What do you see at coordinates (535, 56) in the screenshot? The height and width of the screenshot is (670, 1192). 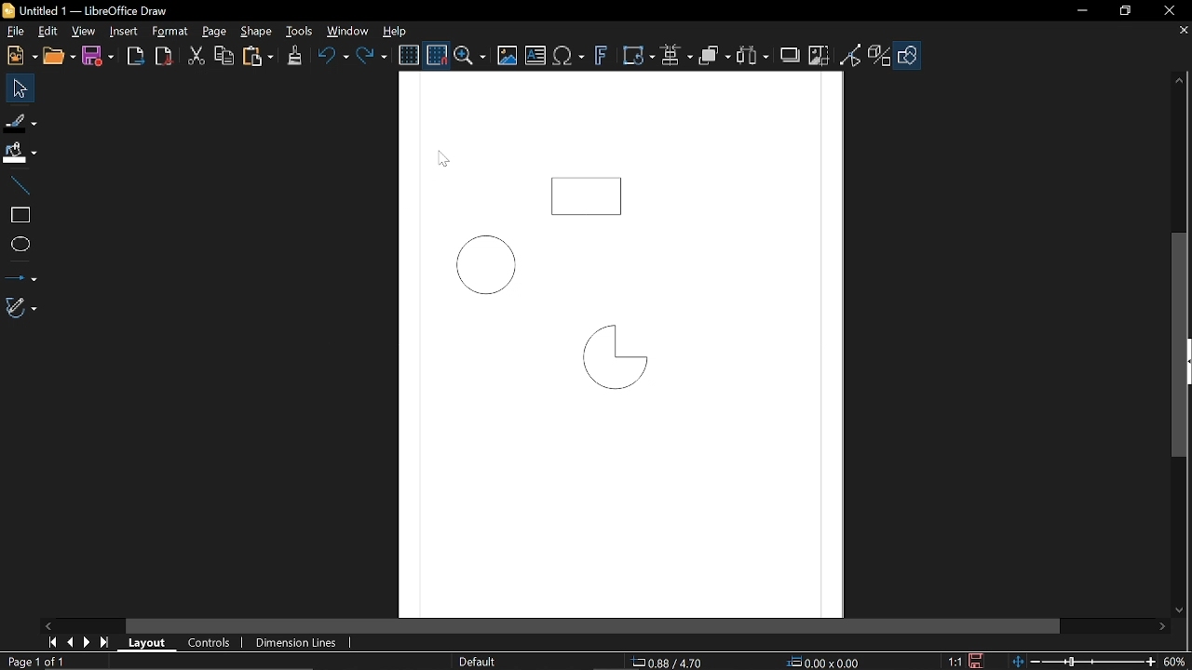 I see `Insert text` at bounding box center [535, 56].